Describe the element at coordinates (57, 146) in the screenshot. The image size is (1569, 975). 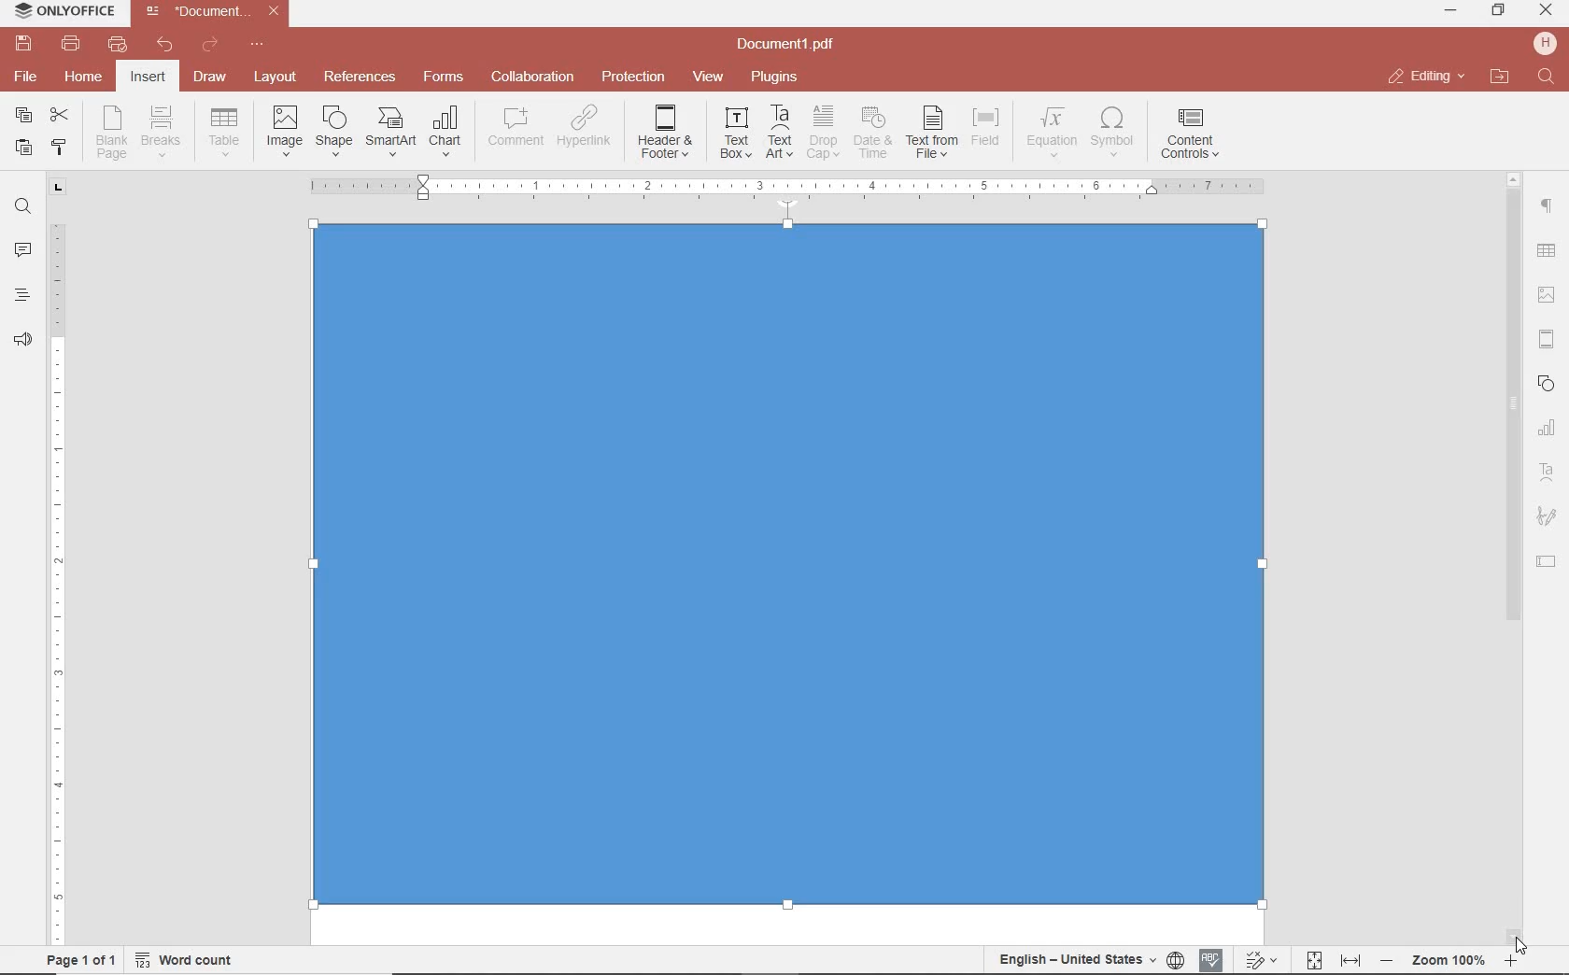
I see `copy style` at that location.